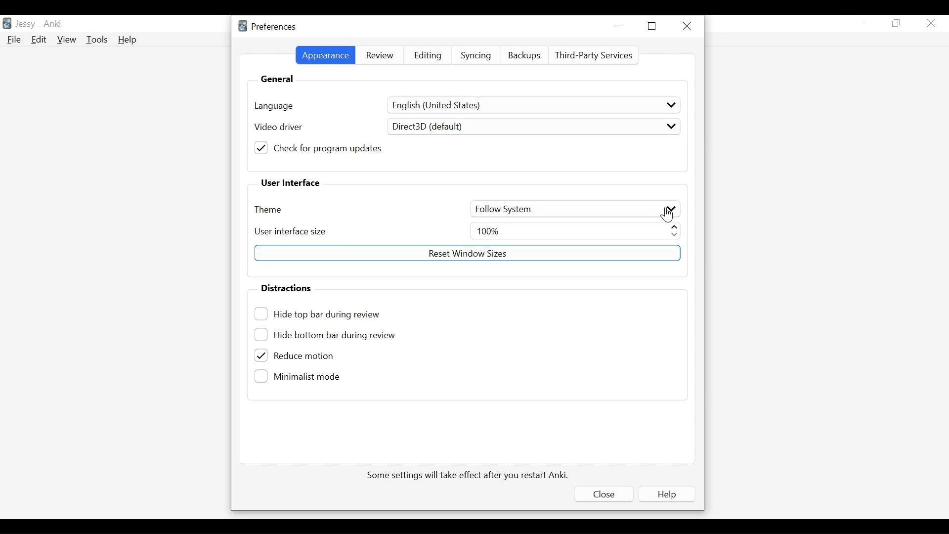 The image size is (949, 534). Describe the element at coordinates (601, 495) in the screenshot. I see `Close` at that location.